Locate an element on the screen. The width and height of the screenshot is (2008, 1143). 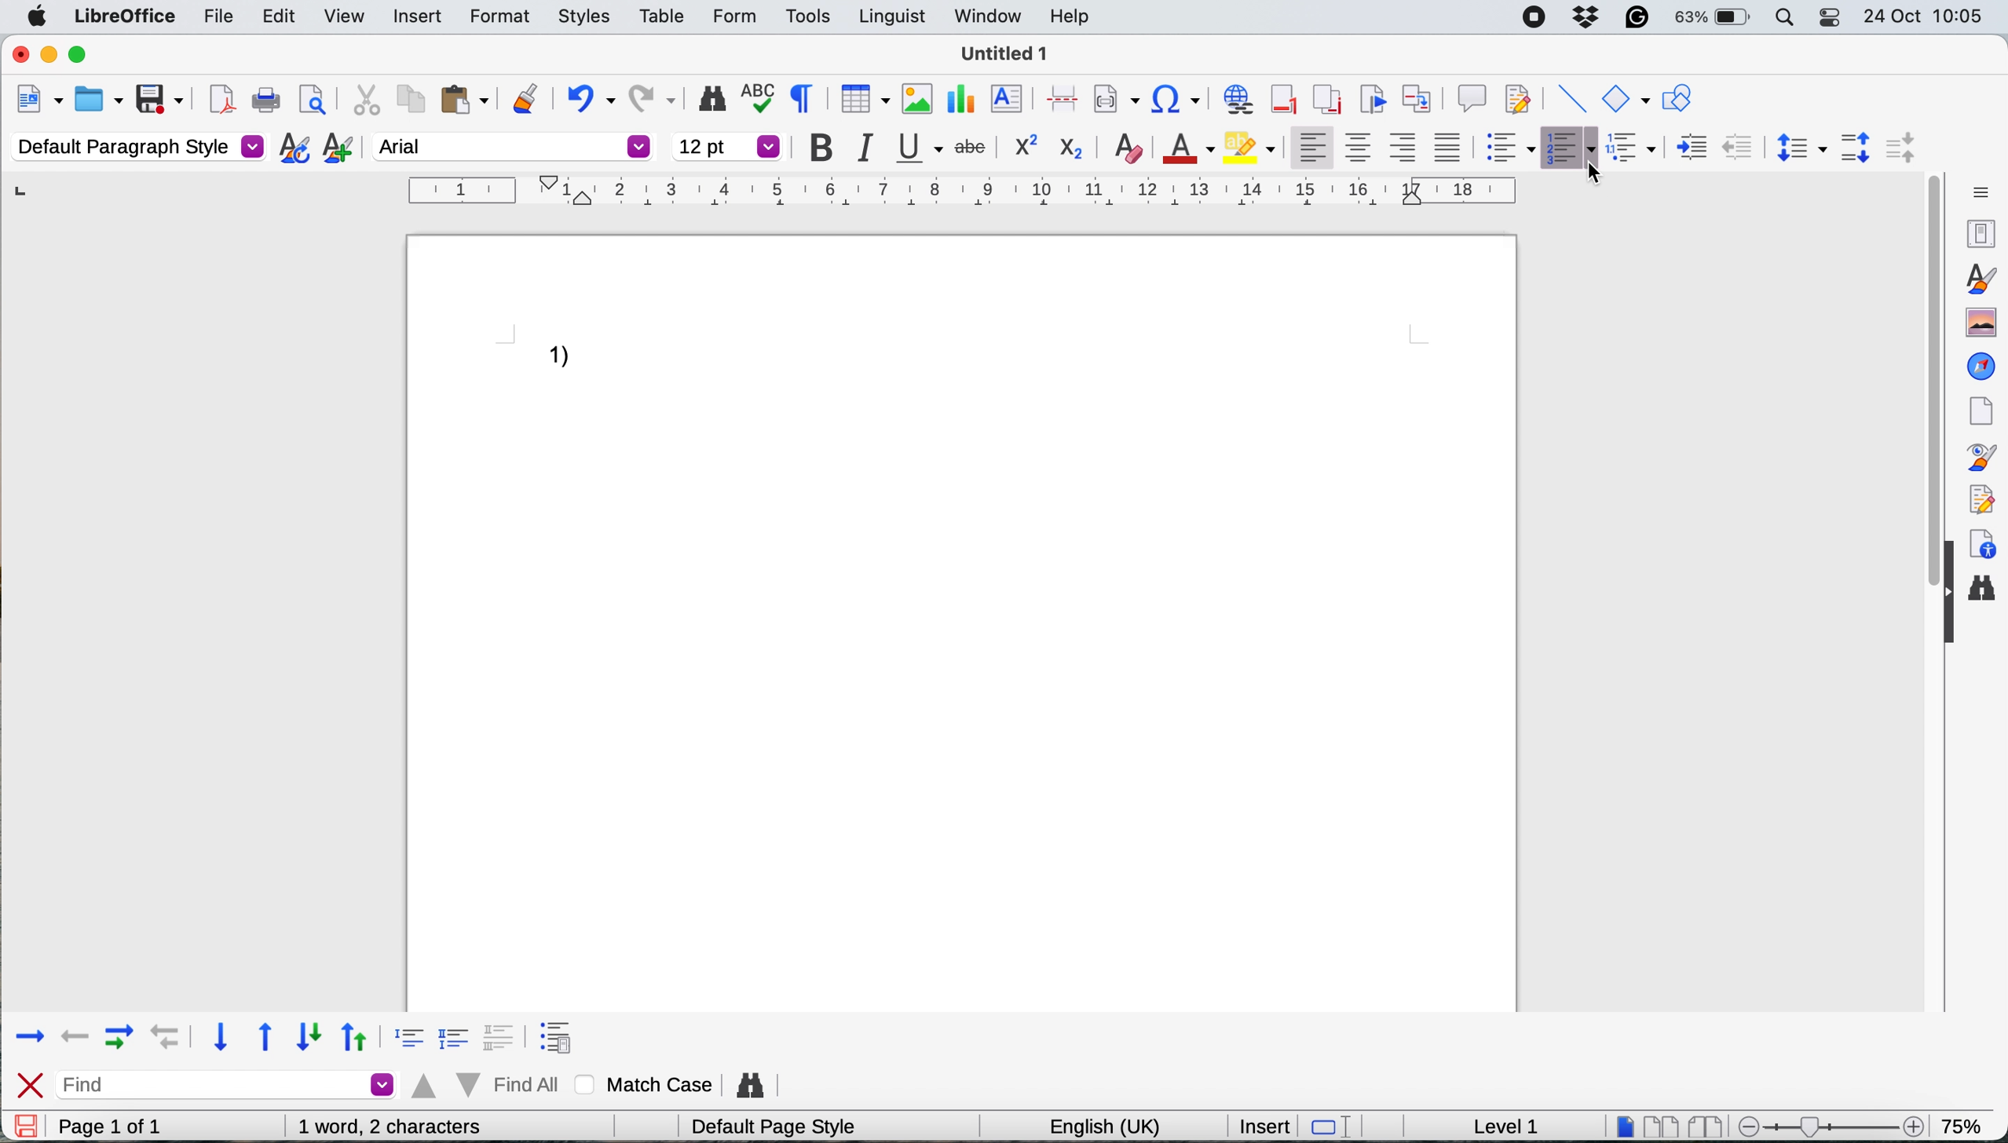
clone formatting is located at coordinates (525, 97).